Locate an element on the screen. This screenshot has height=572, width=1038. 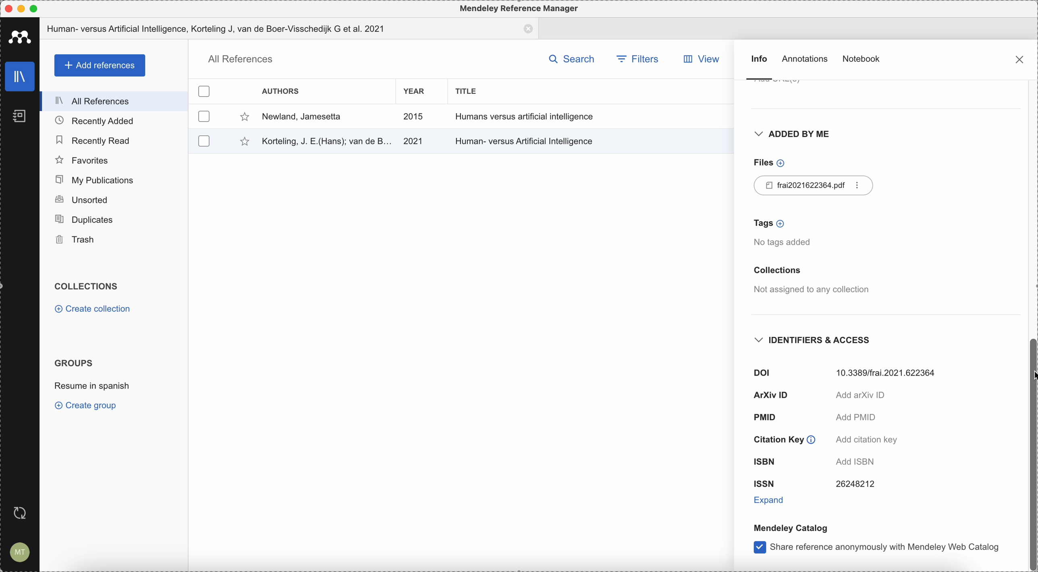
citation key is located at coordinates (824, 439).